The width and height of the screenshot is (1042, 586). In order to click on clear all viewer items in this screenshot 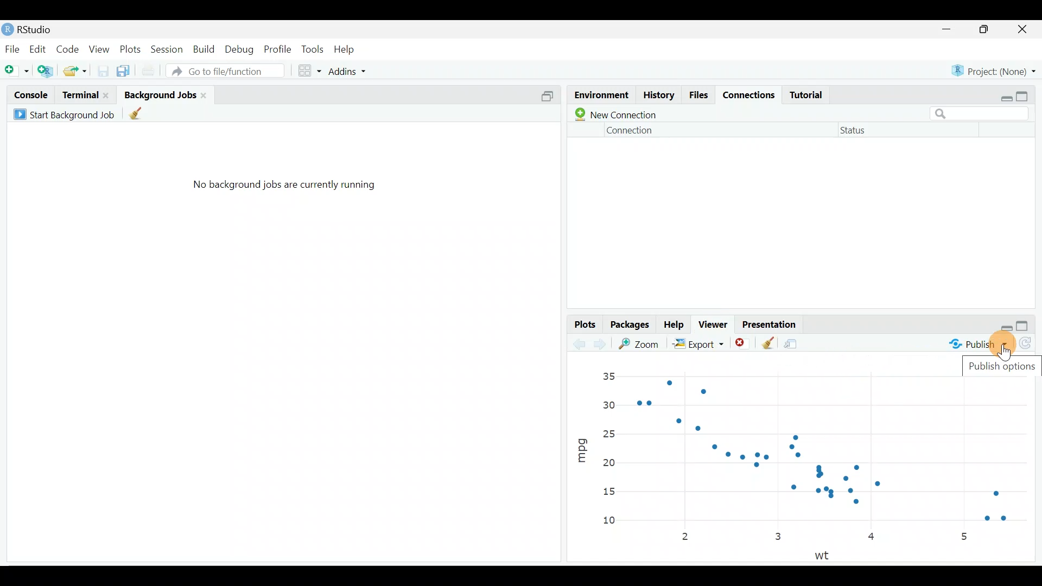, I will do `click(768, 341)`.